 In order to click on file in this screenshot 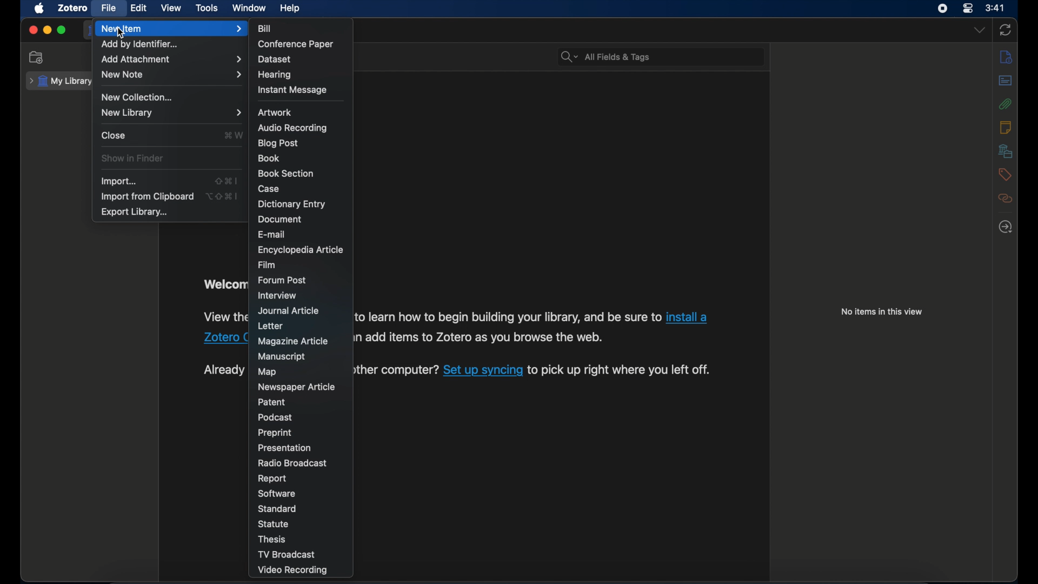, I will do `click(109, 8)`.